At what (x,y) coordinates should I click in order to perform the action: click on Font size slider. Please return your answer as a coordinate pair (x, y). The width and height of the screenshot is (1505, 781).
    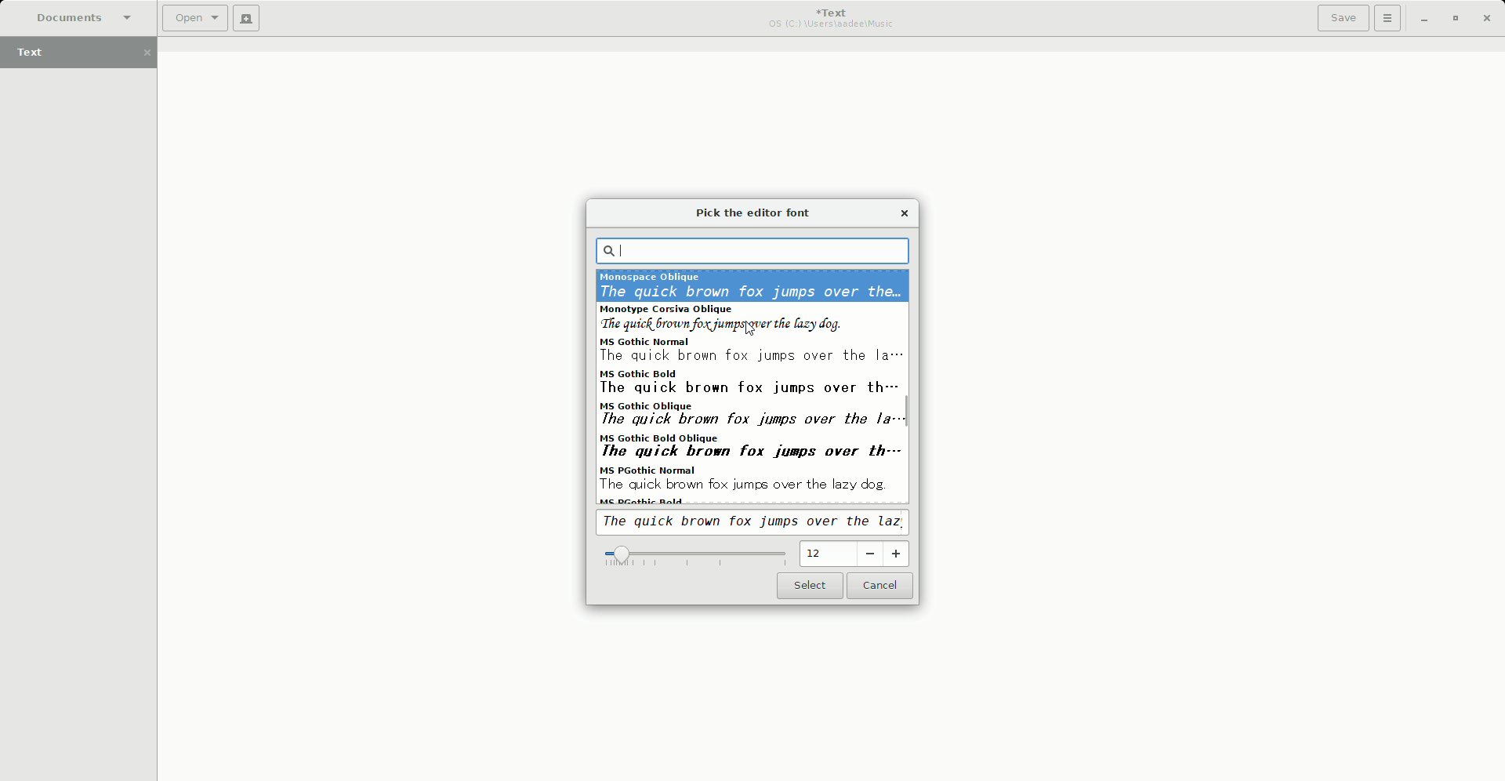
    Looking at the image, I should click on (693, 558).